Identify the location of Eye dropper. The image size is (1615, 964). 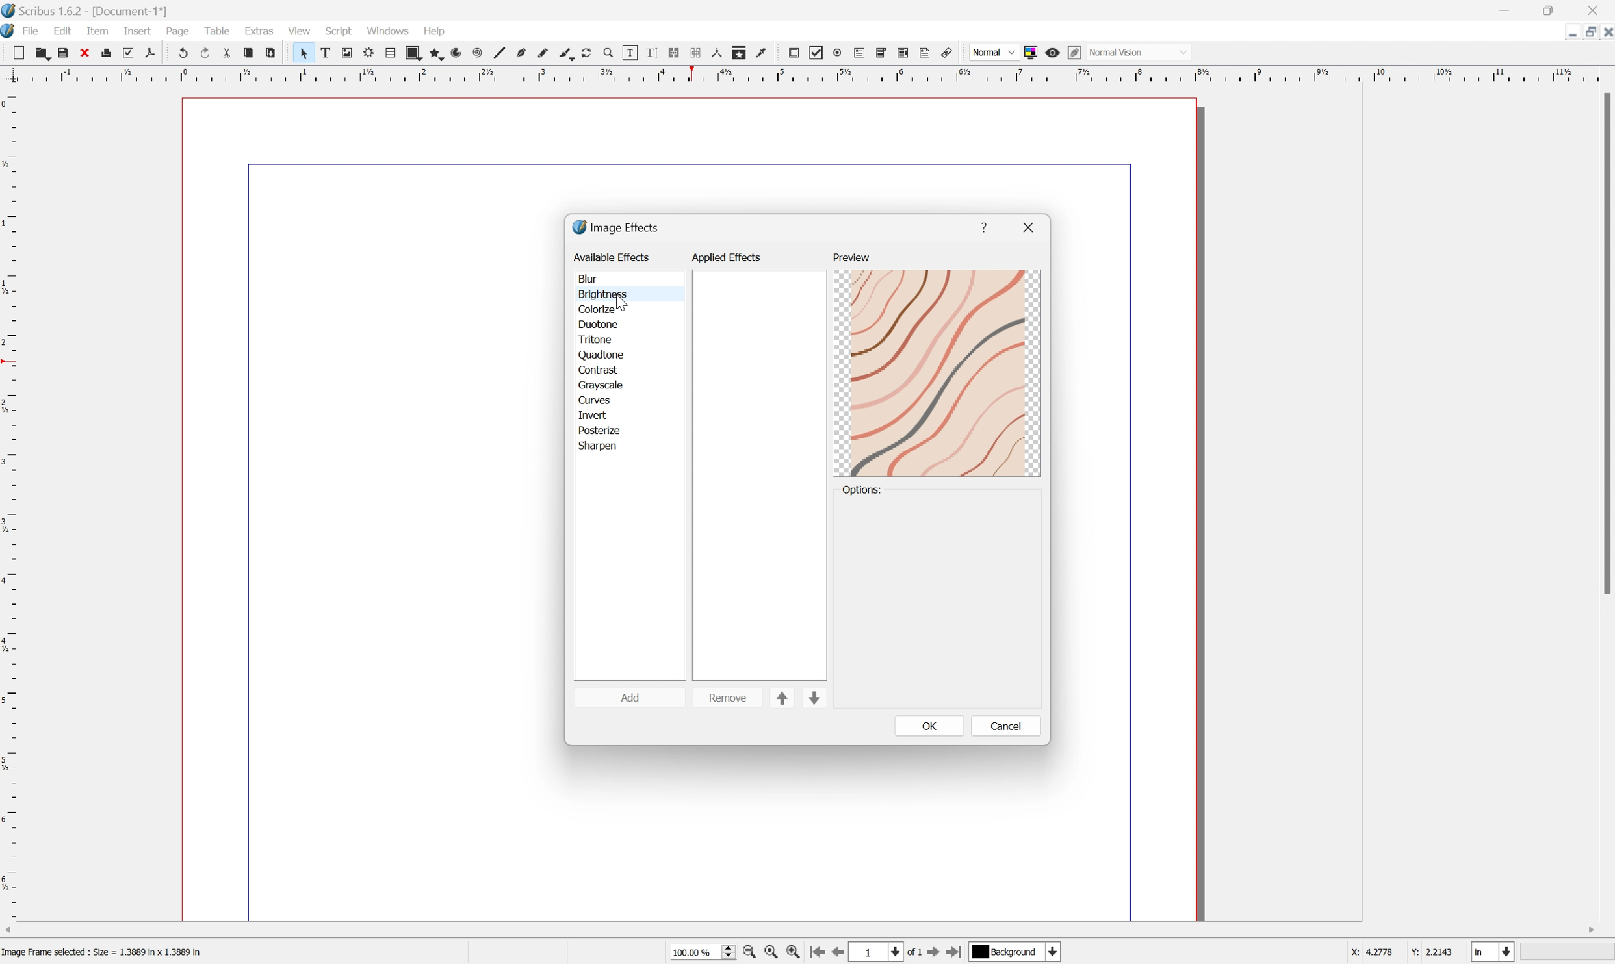
(766, 55).